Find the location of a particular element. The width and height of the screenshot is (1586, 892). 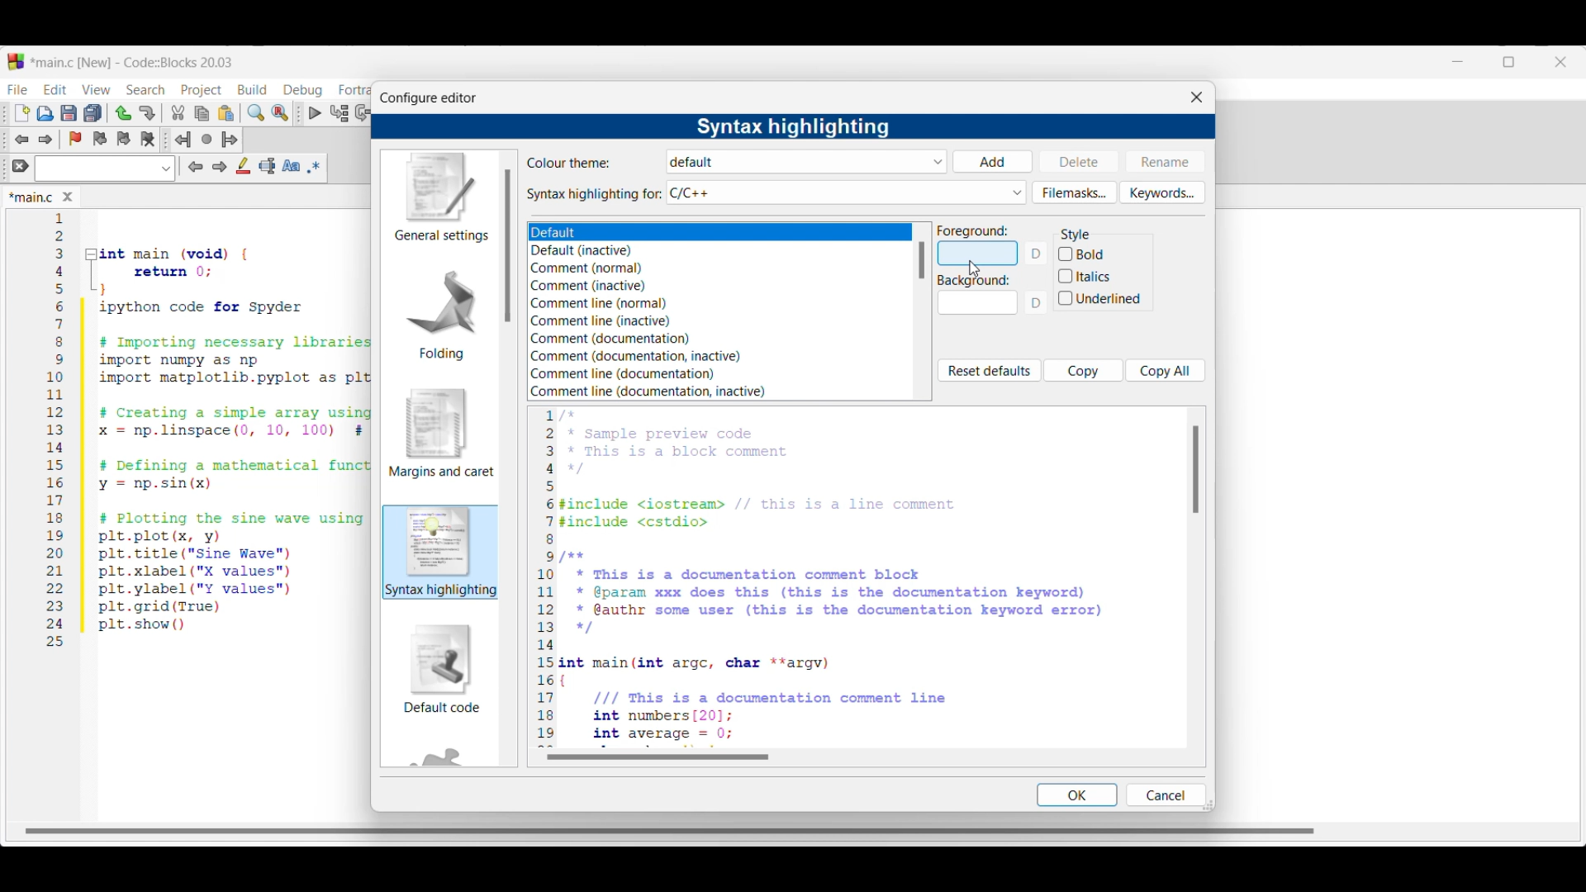

Project menu is located at coordinates (202, 91).